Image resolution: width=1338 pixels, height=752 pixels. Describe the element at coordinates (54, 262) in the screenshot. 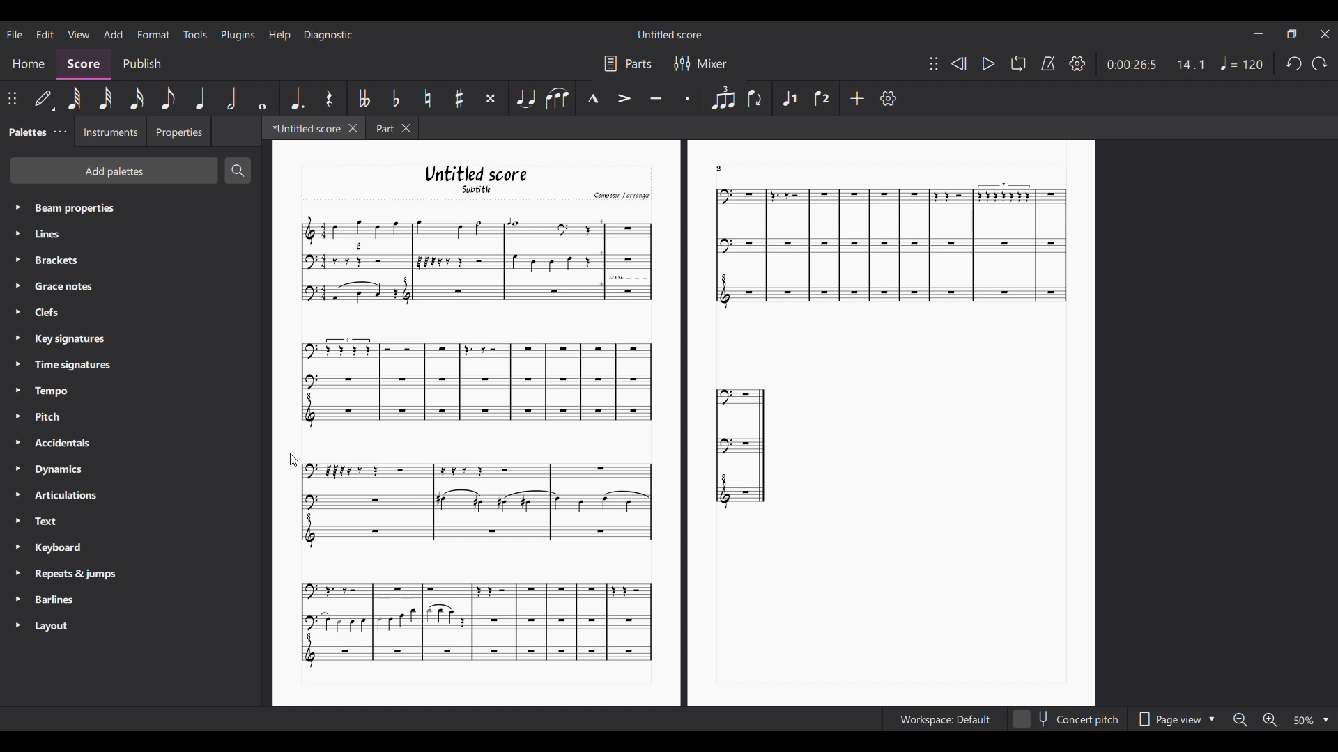

I see `» Brackets` at that location.